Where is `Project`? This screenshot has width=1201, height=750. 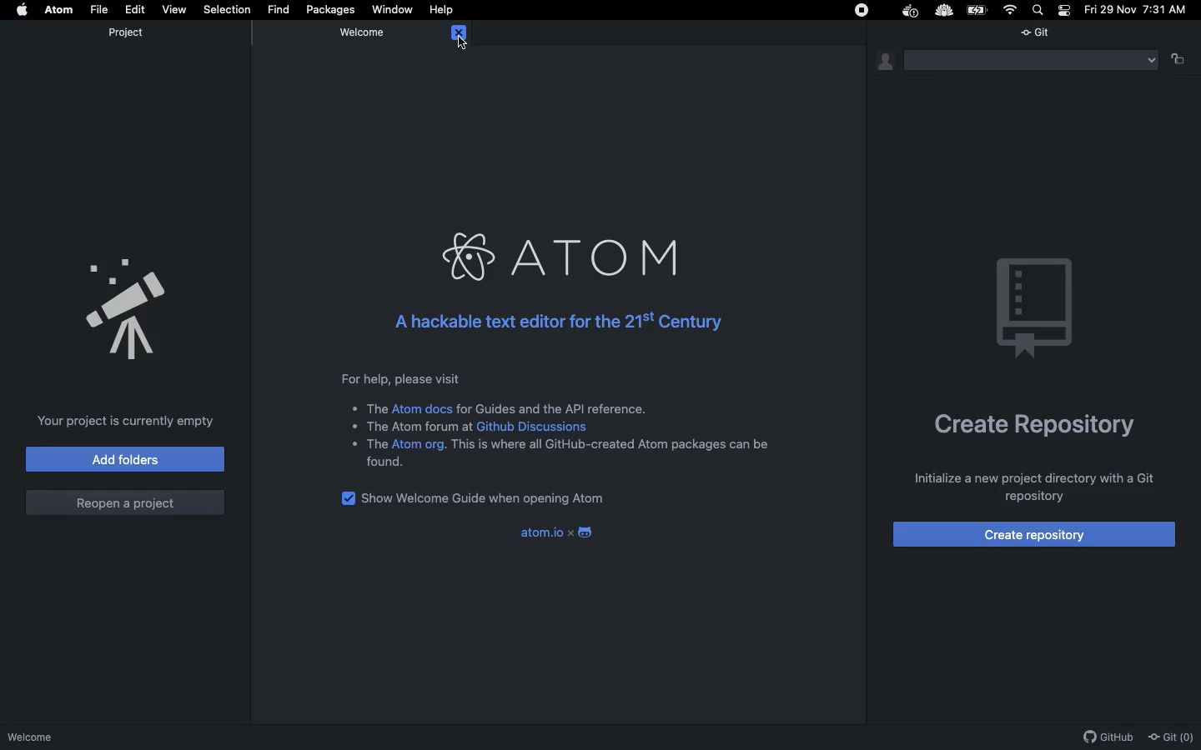 Project is located at coordinates (129, 32).